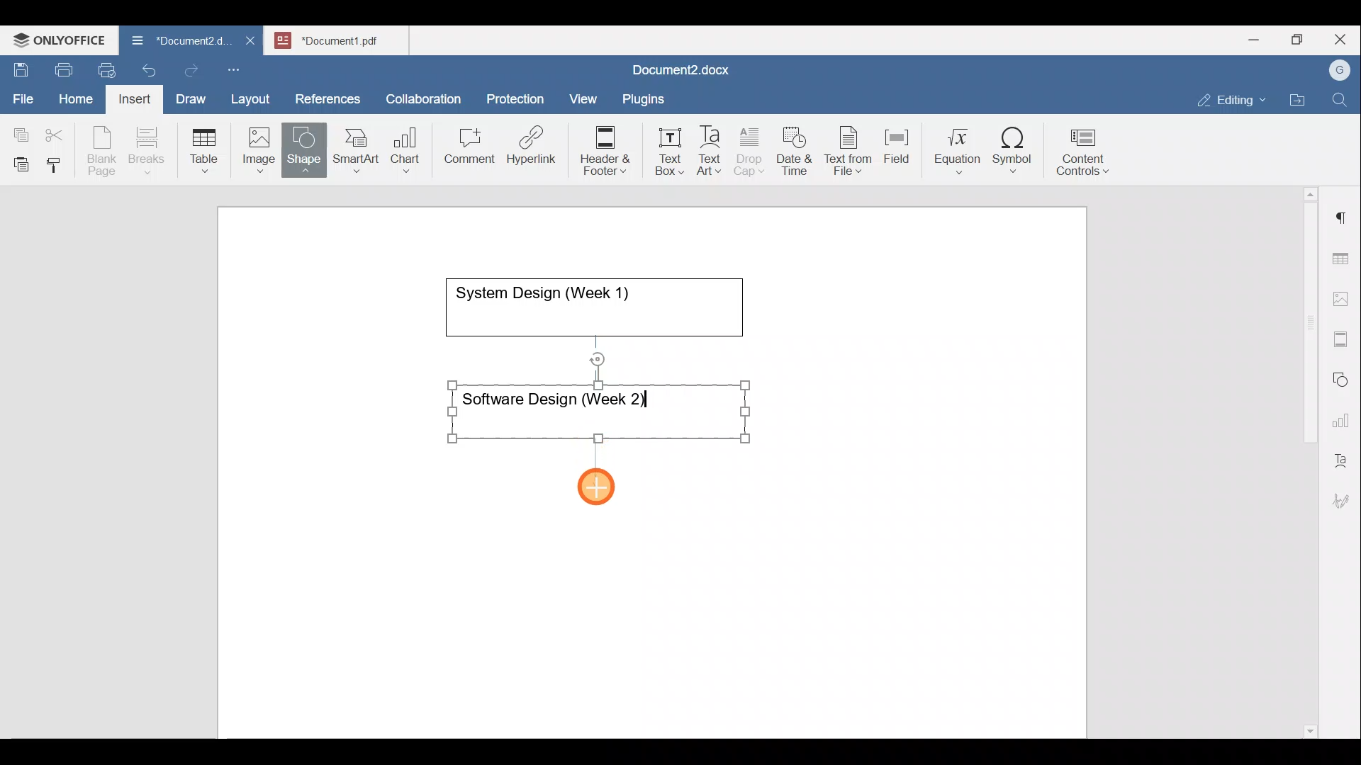  What do you see at coordinates (327, 97) in the screenshot?
I see `References` at bounding box center [327, 97].